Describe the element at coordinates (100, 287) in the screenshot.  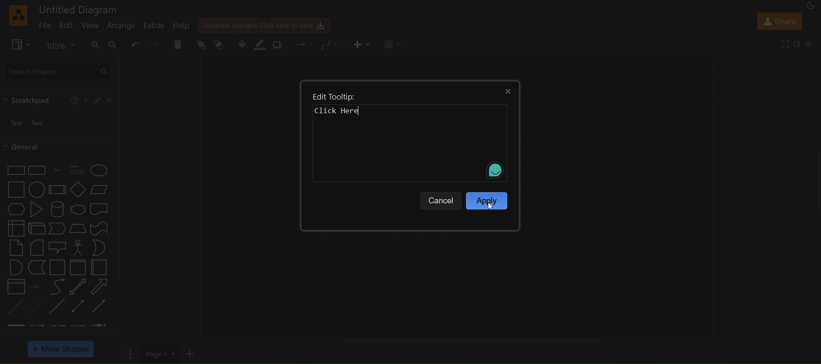
I see `arrow` at that location.